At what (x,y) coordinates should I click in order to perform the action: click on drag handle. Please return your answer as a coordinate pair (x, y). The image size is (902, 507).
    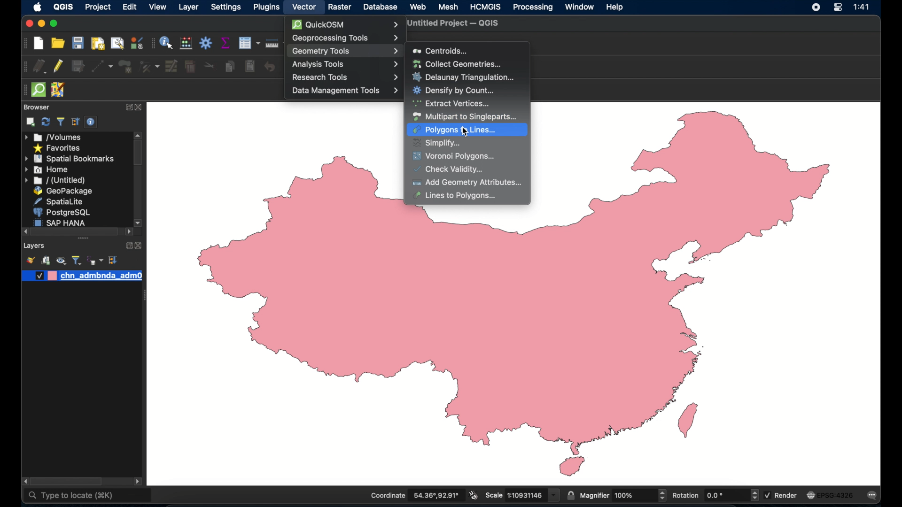
    Looking at the image, I should click on (144, 296).